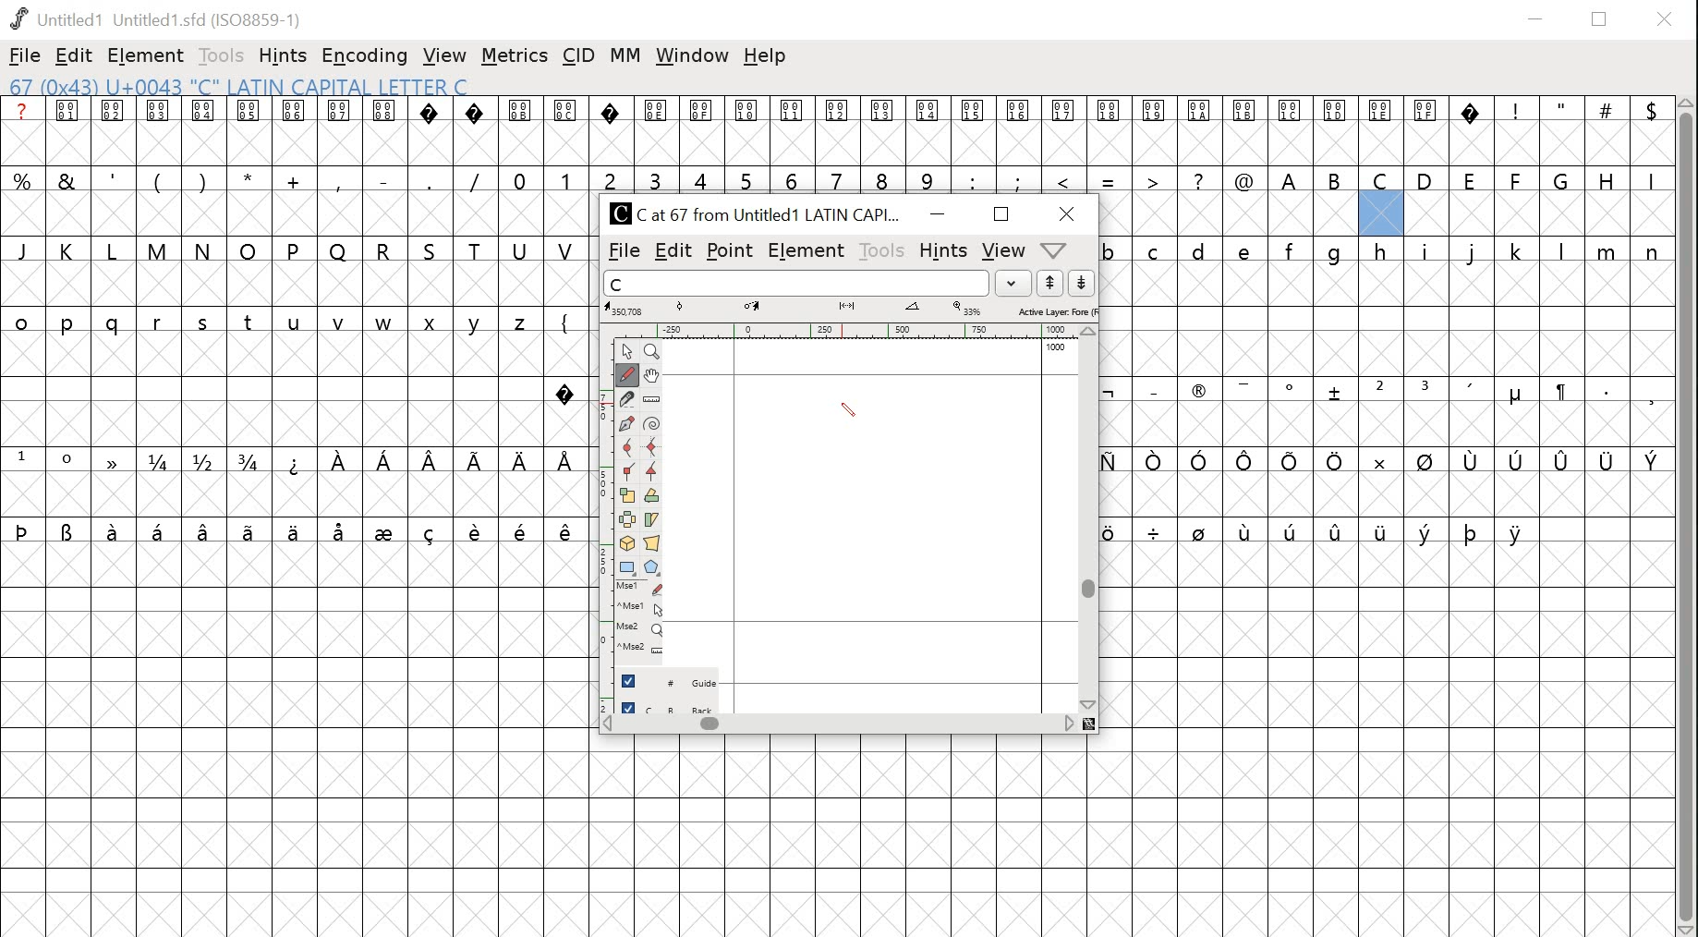 This screenshot has height=937, width=1698. I want to click on rectangle/ellipse, so click(630, 567).